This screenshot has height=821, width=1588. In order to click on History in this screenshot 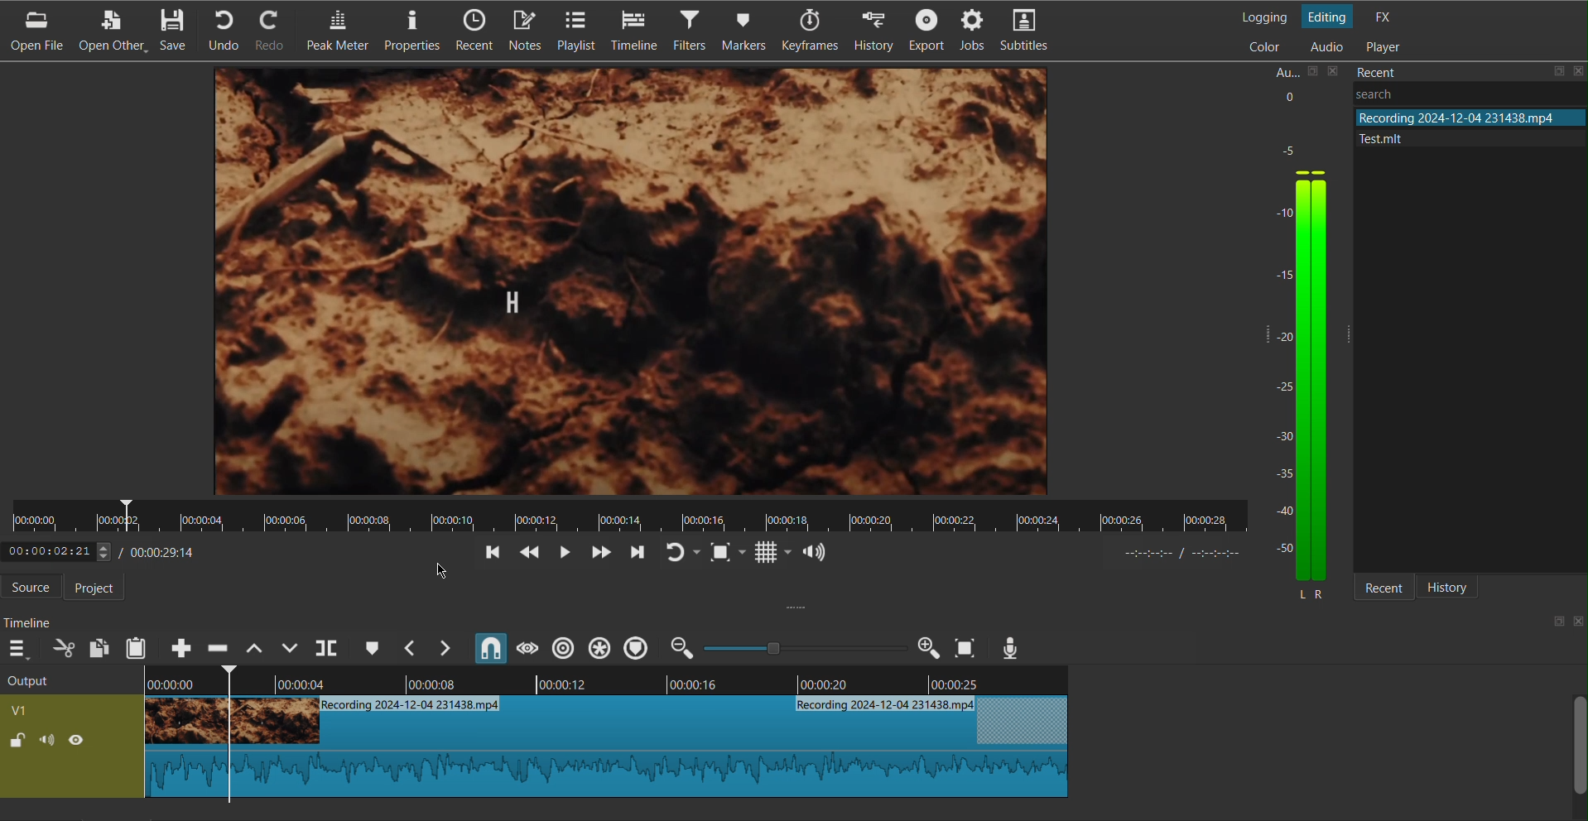, I will do `click(876, 33)`.